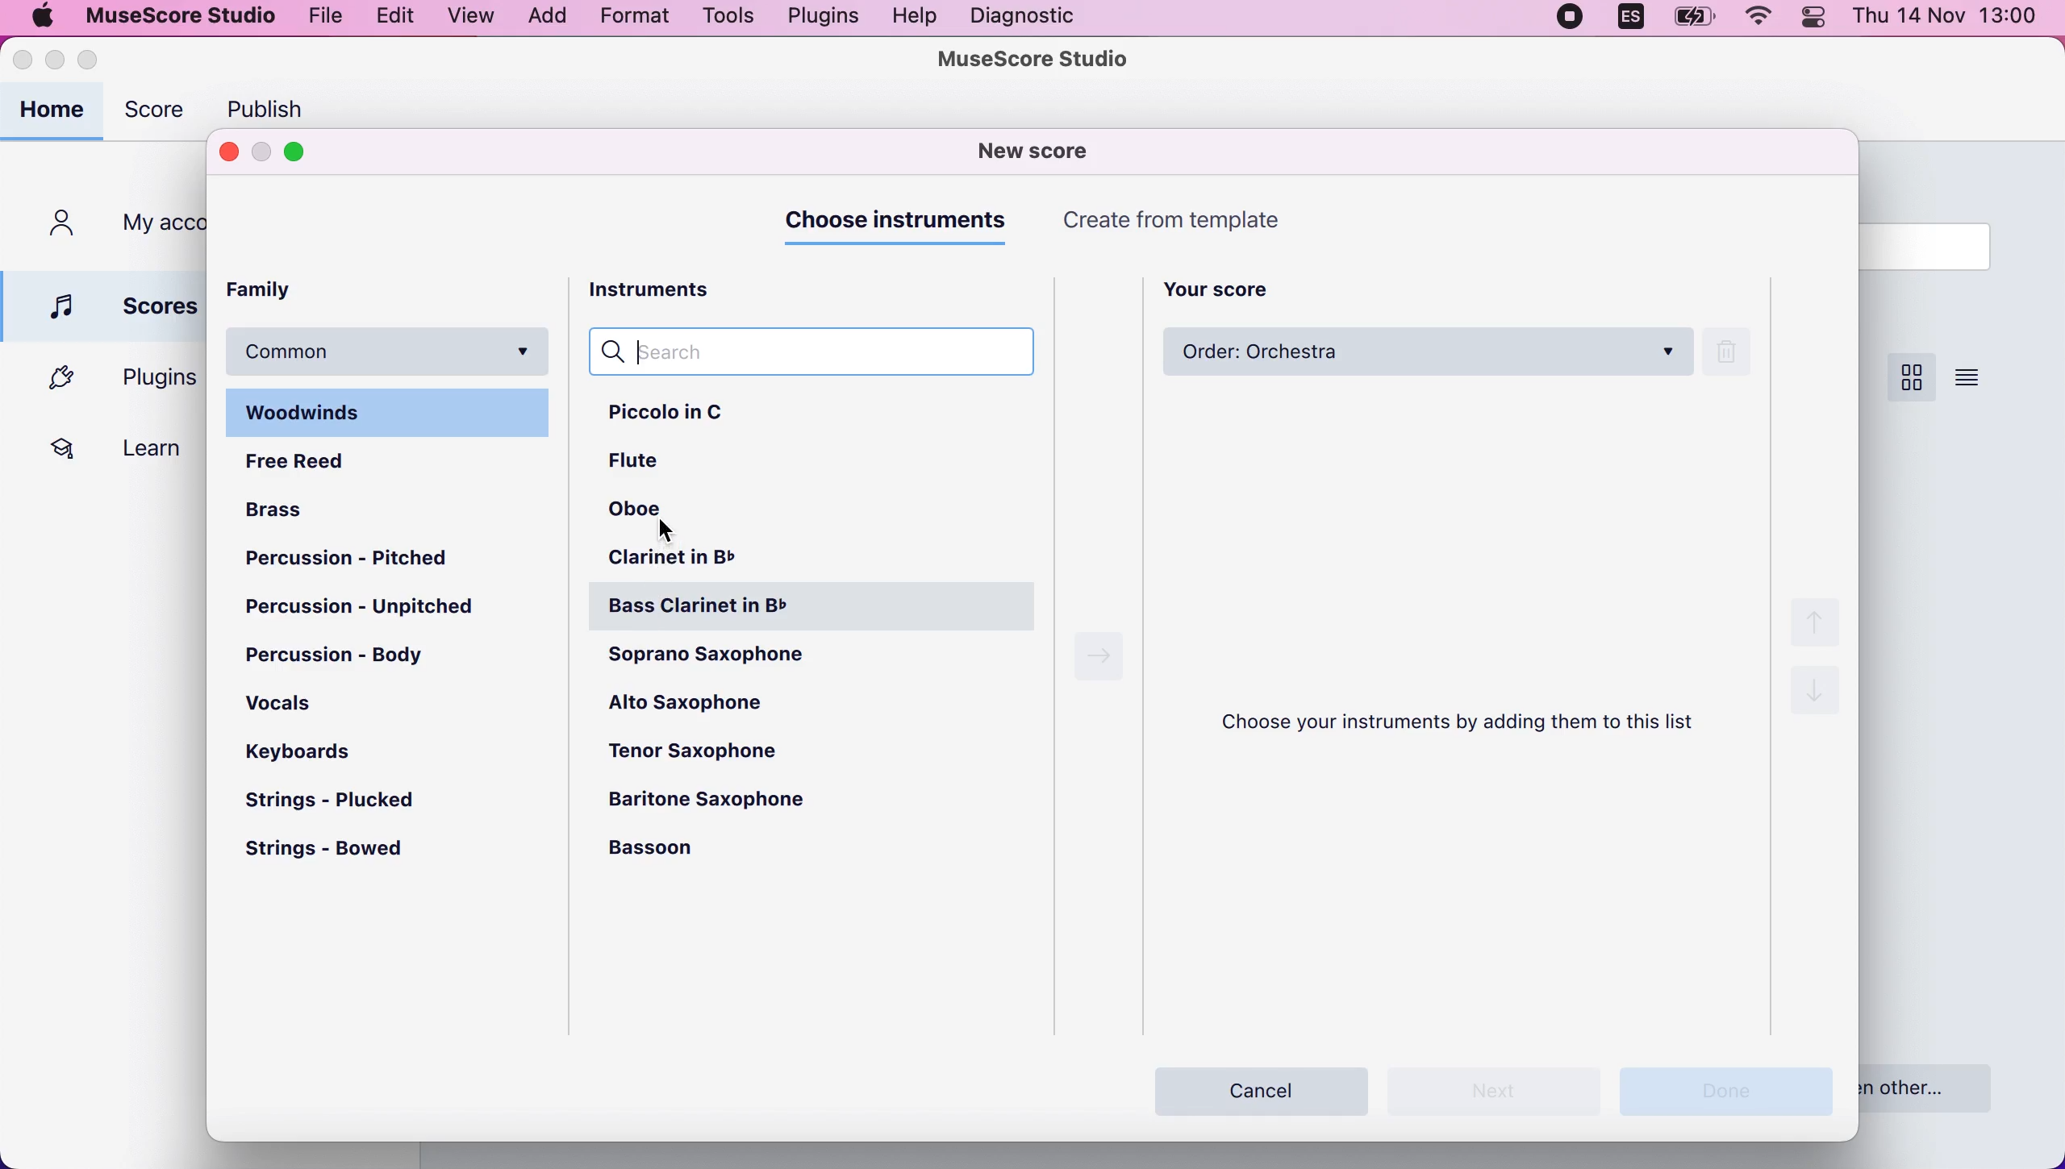 This screenshot has height=1169, width=2065. I want to click on minimize, so click(56, 62).